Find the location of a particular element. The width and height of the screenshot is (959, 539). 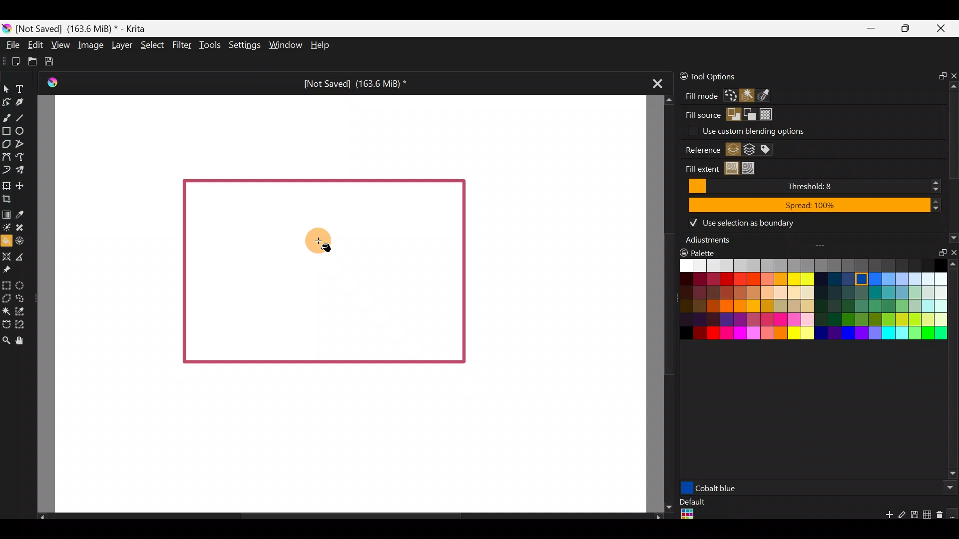

Transform a layer/selection is located at coordinates (6, 184).